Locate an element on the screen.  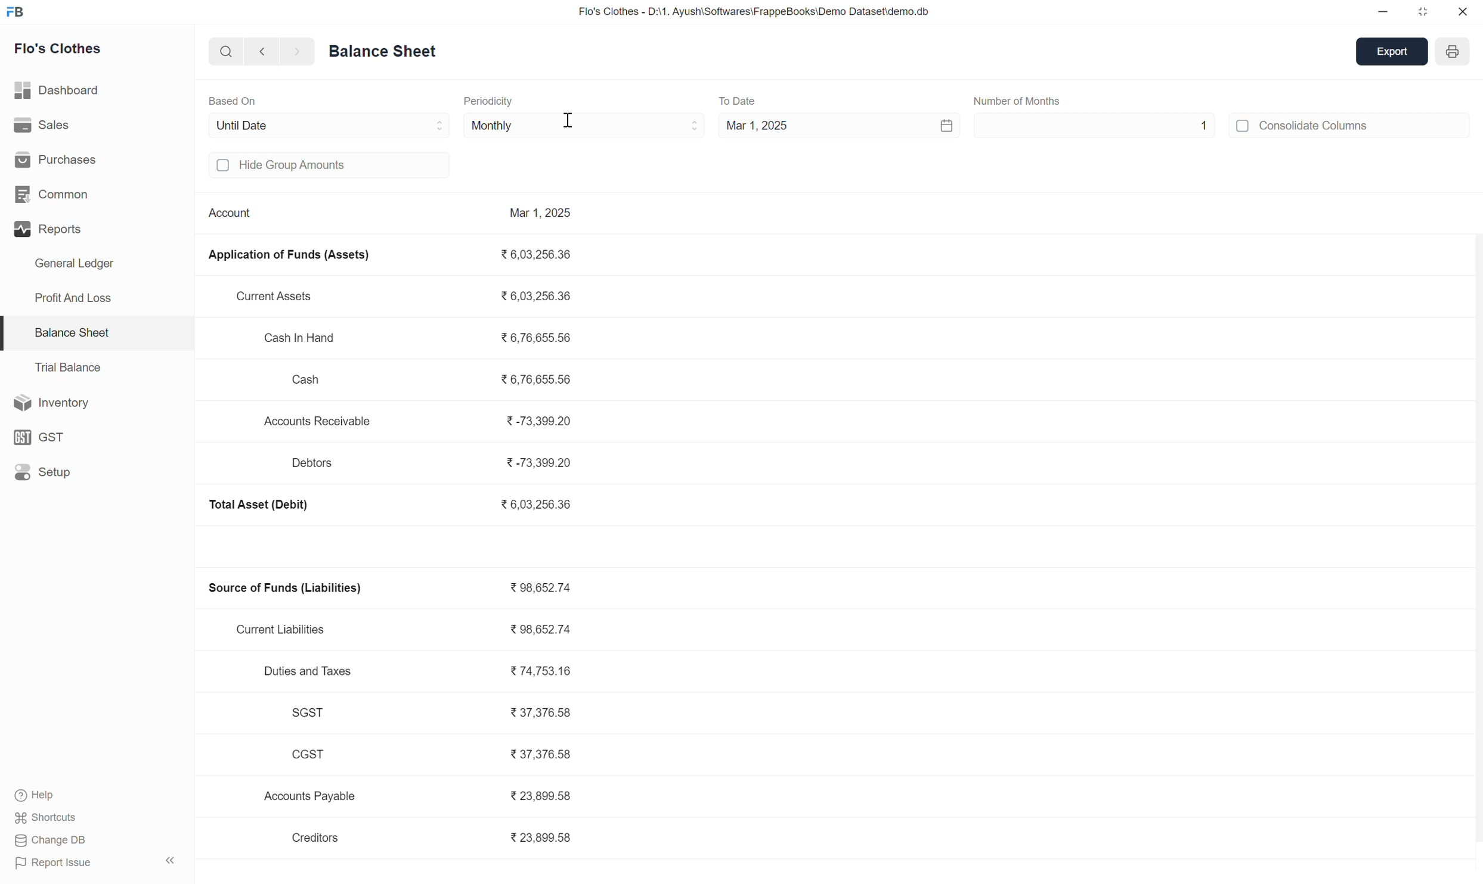
Accounts Receivable %-73,399.20 is located at coordinates (422, 421).